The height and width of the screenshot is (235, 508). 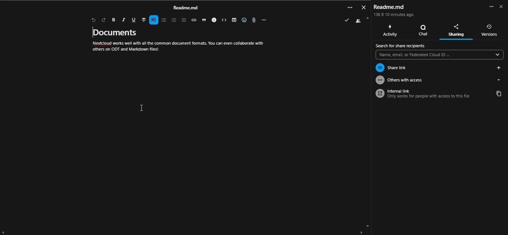 I want to click on bullet, so click(x=164, y=20).